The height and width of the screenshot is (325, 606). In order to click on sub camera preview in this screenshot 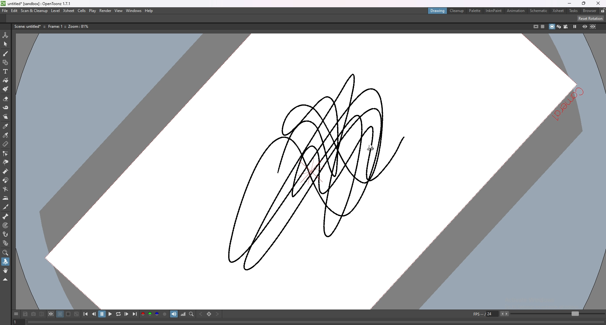, I will do `click(593, 27)`.